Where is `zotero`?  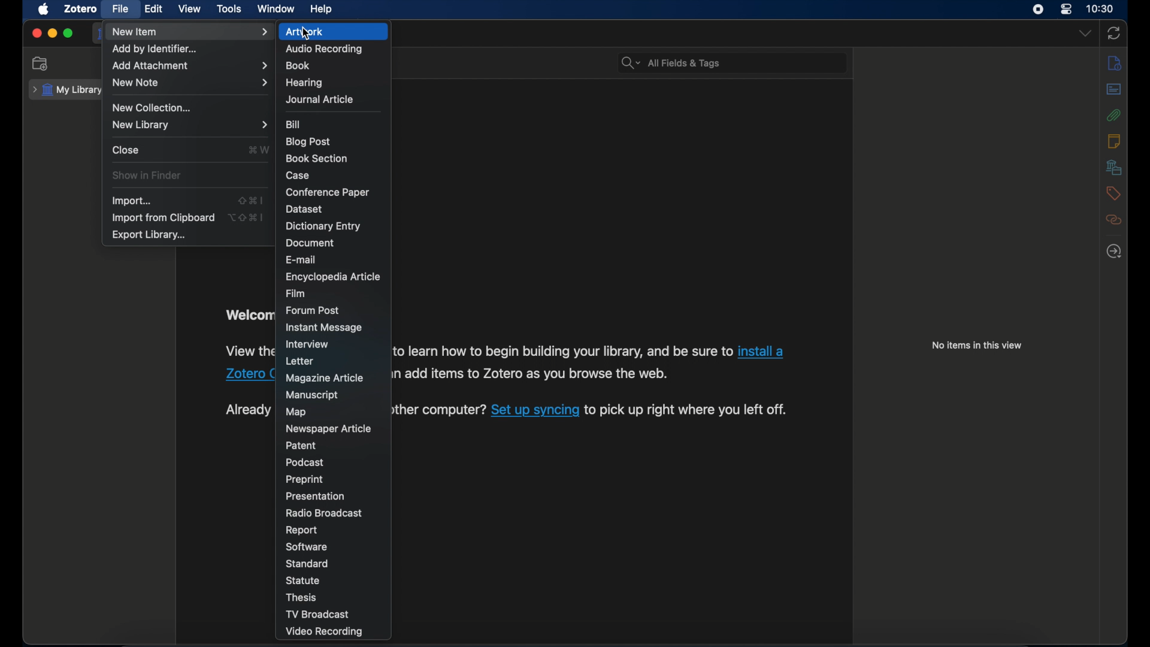 zotero is located at coordinates (246, 374).